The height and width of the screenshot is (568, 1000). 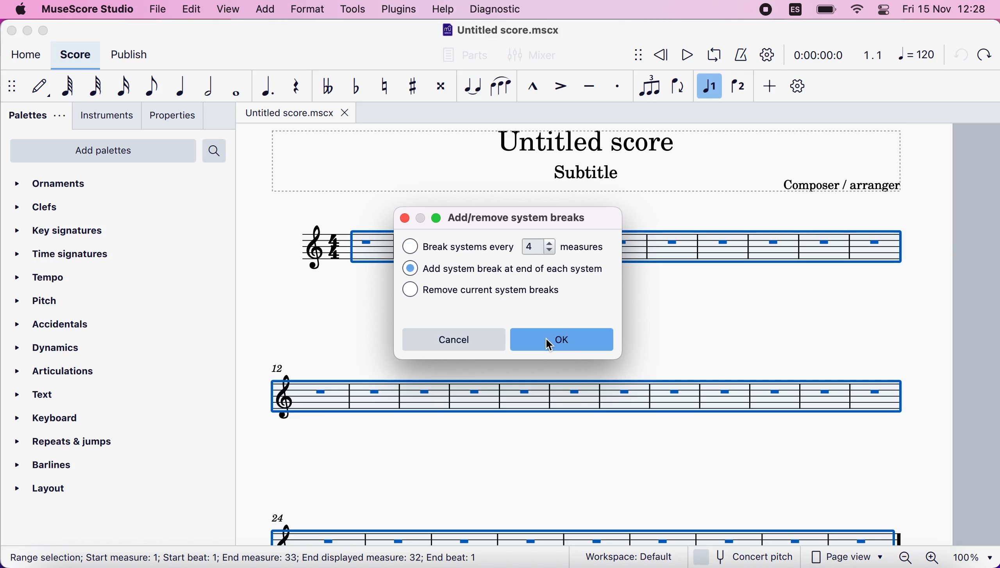 I want to click on remove current system breaks, so click(x=504, y=291).